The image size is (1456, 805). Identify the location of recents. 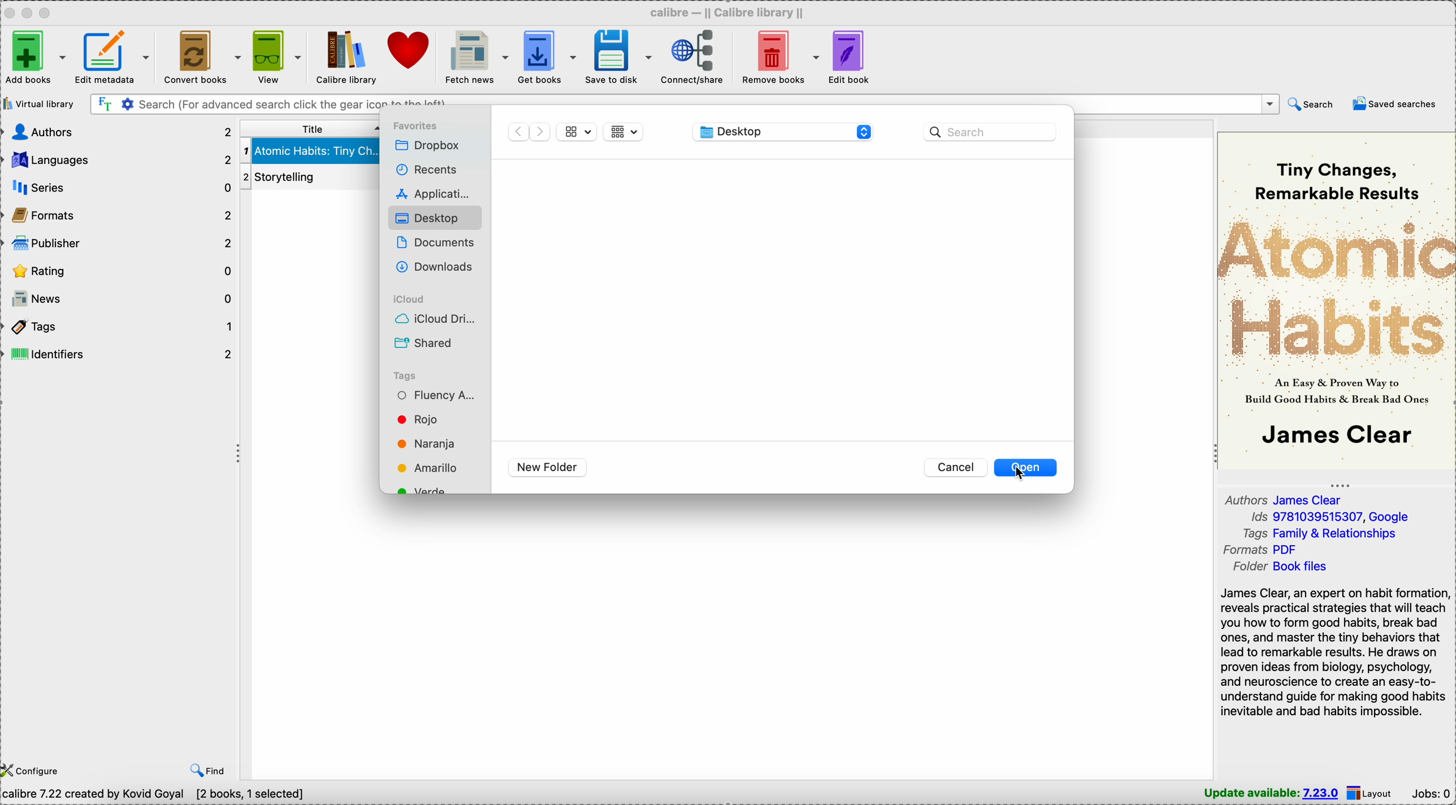
(426, 169).